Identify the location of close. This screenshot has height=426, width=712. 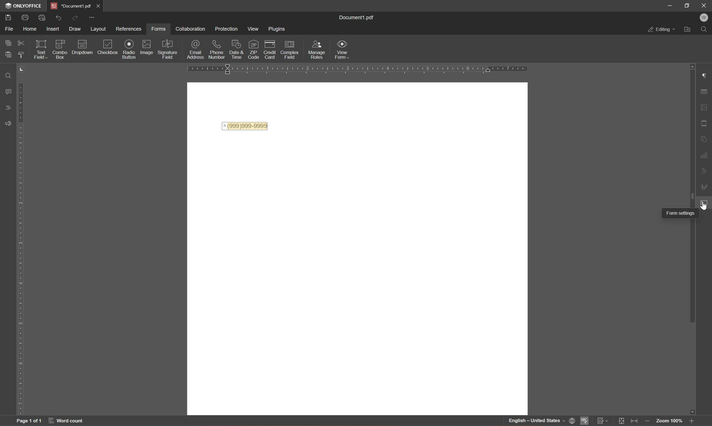
(705, 5).